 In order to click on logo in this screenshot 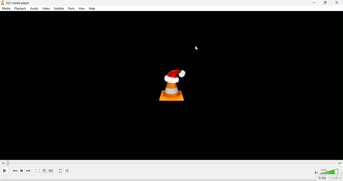, I will do `click(2, 3)`.